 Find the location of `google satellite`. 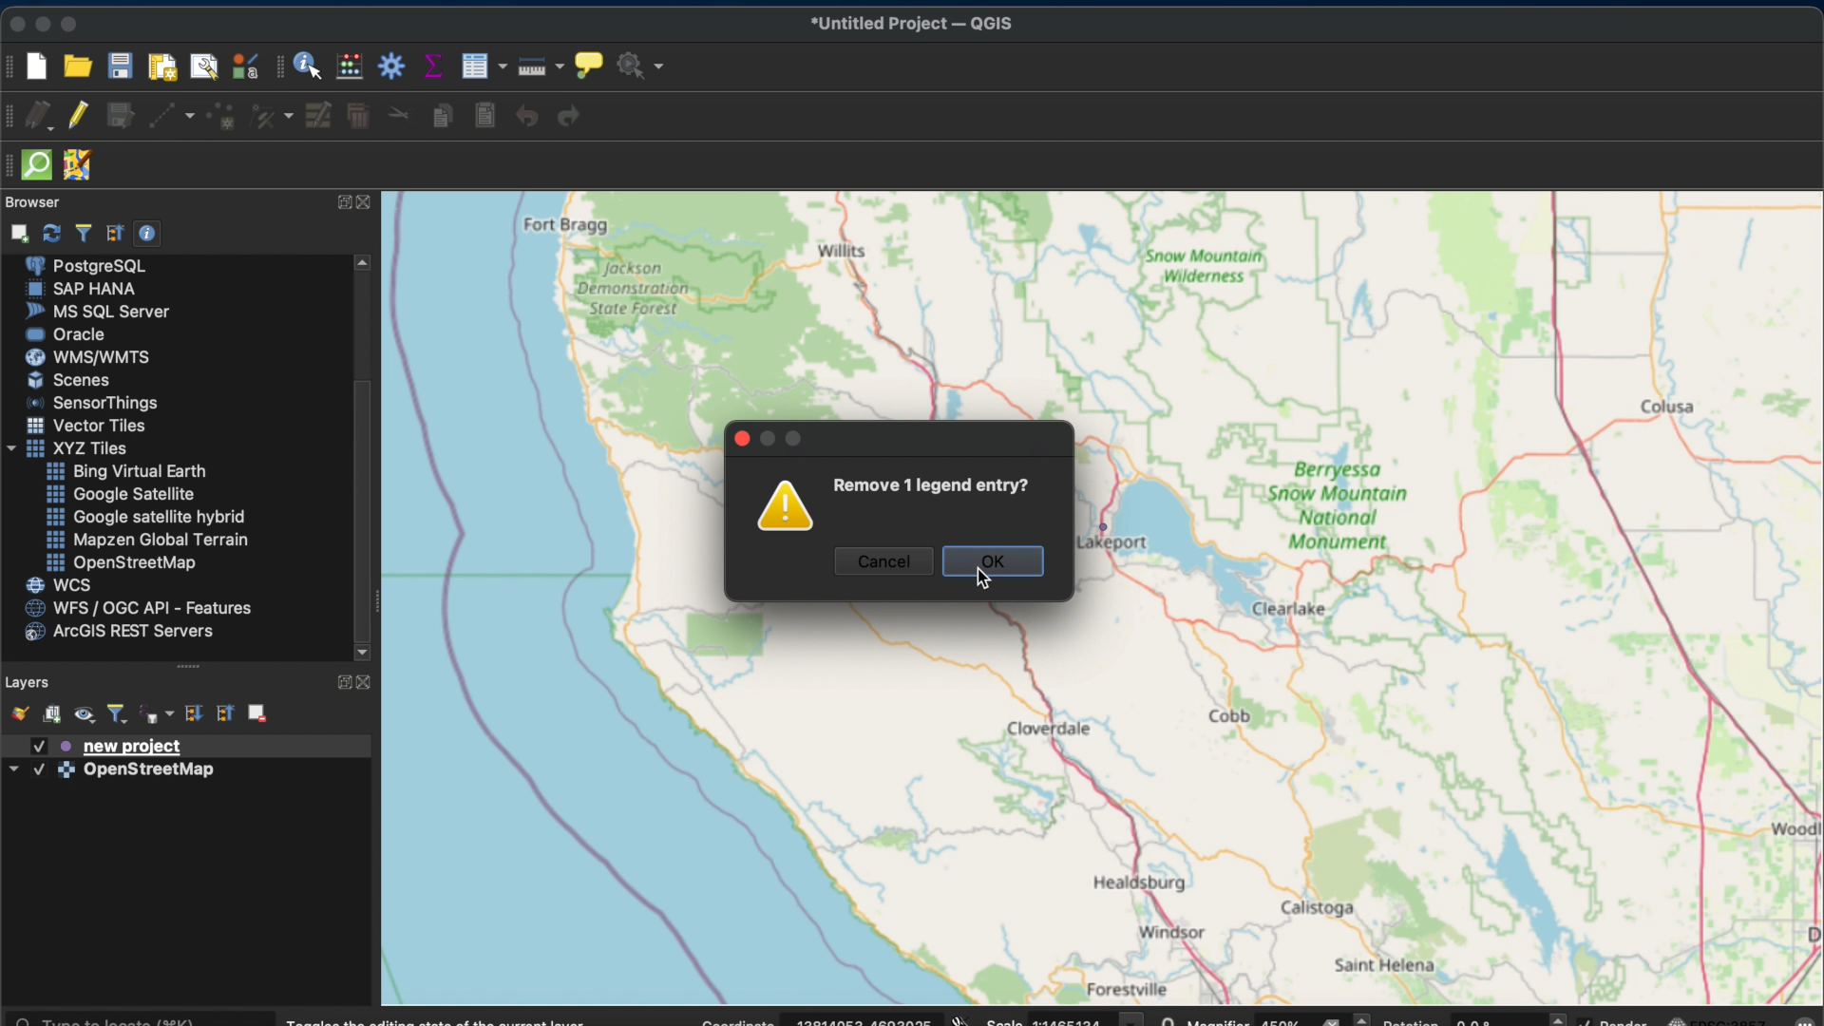

google satellite is located at coordinates (119, 495).